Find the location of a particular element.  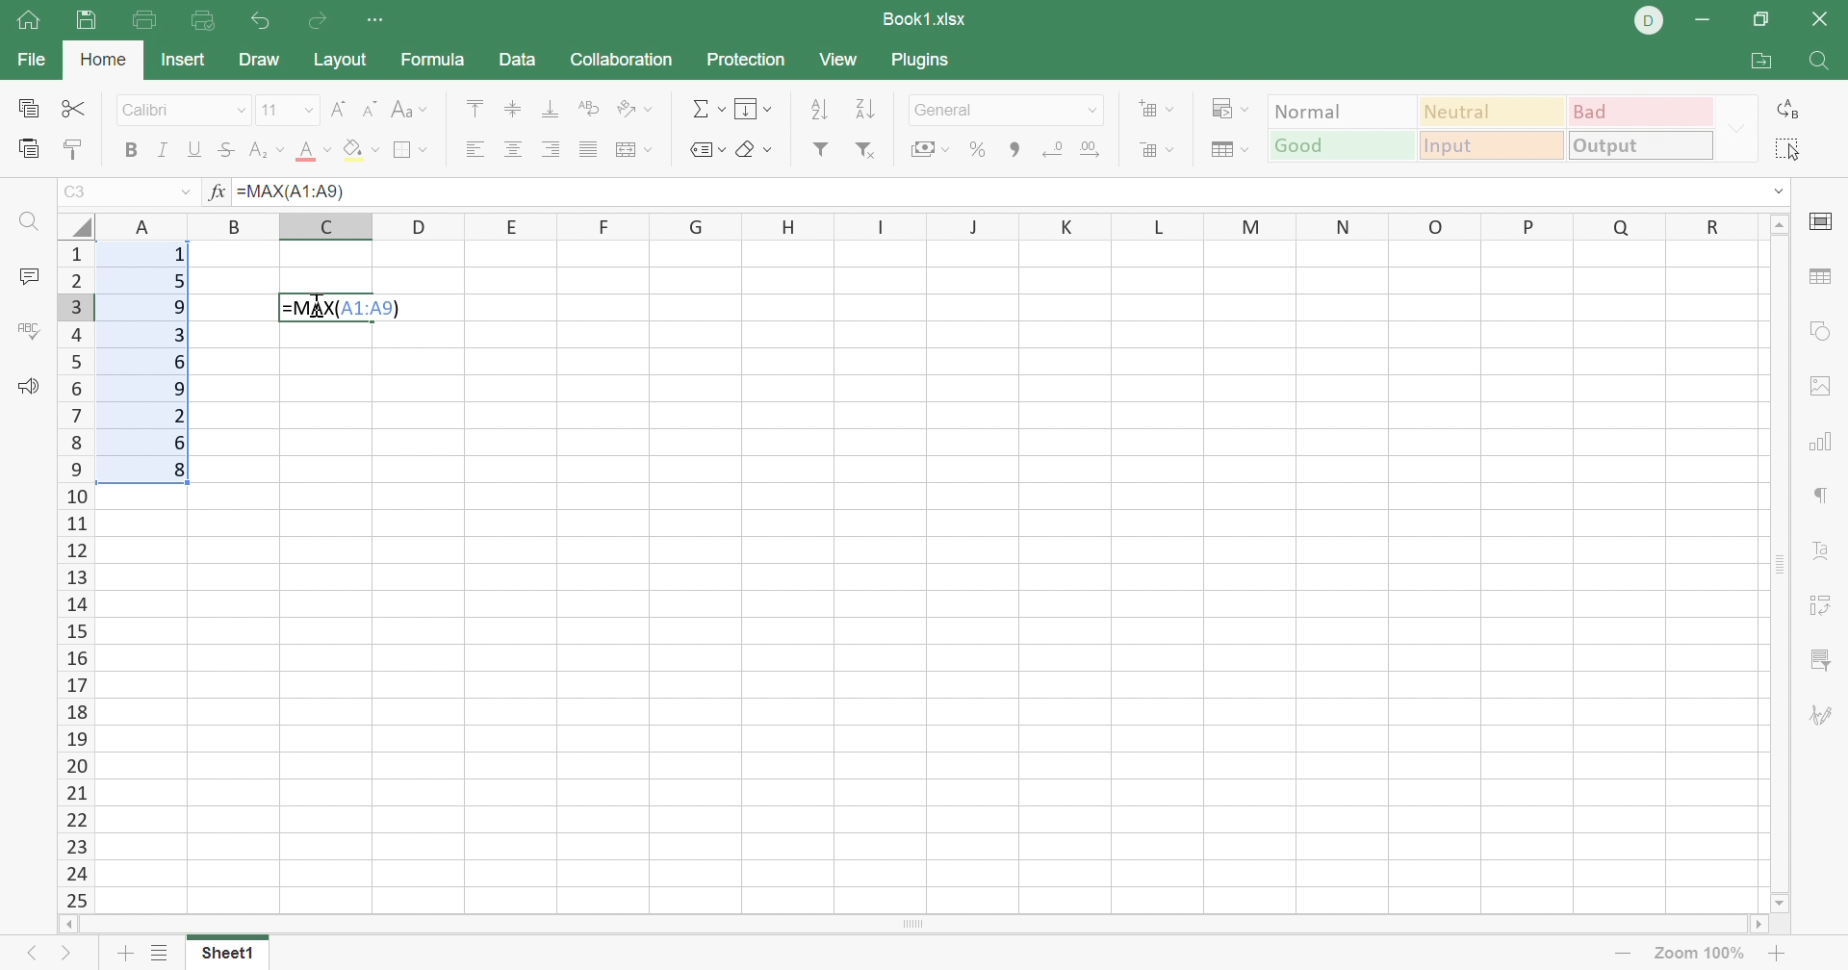

Feedback and support is located at coordinates (33, 385).